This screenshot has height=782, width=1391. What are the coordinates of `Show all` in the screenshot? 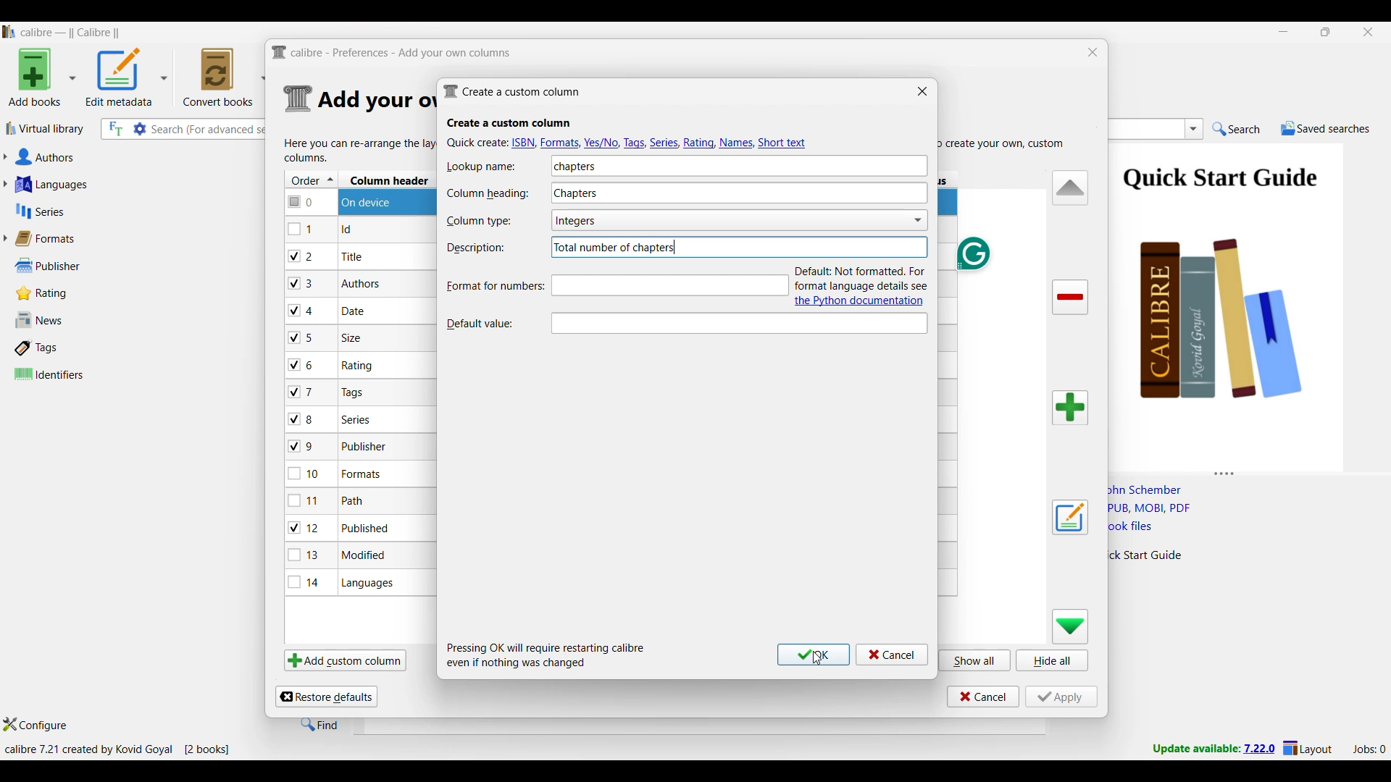 It's located at (975, 660).